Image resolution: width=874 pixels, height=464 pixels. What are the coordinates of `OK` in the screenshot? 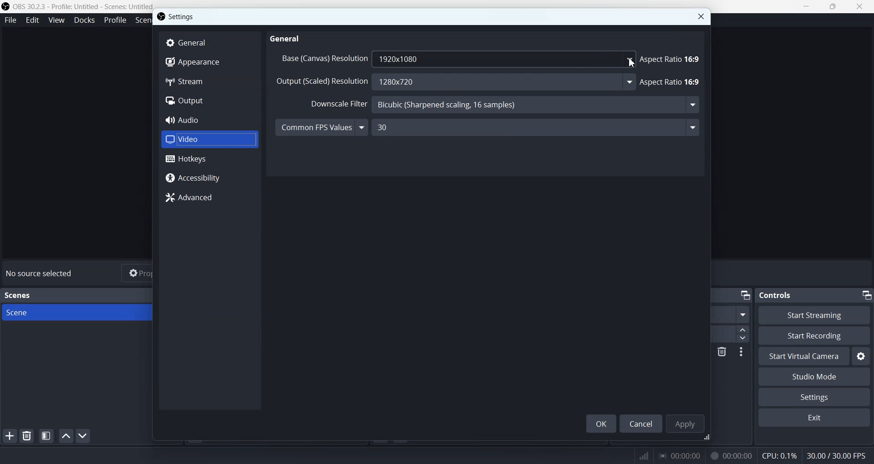 It's located at (601, 424).